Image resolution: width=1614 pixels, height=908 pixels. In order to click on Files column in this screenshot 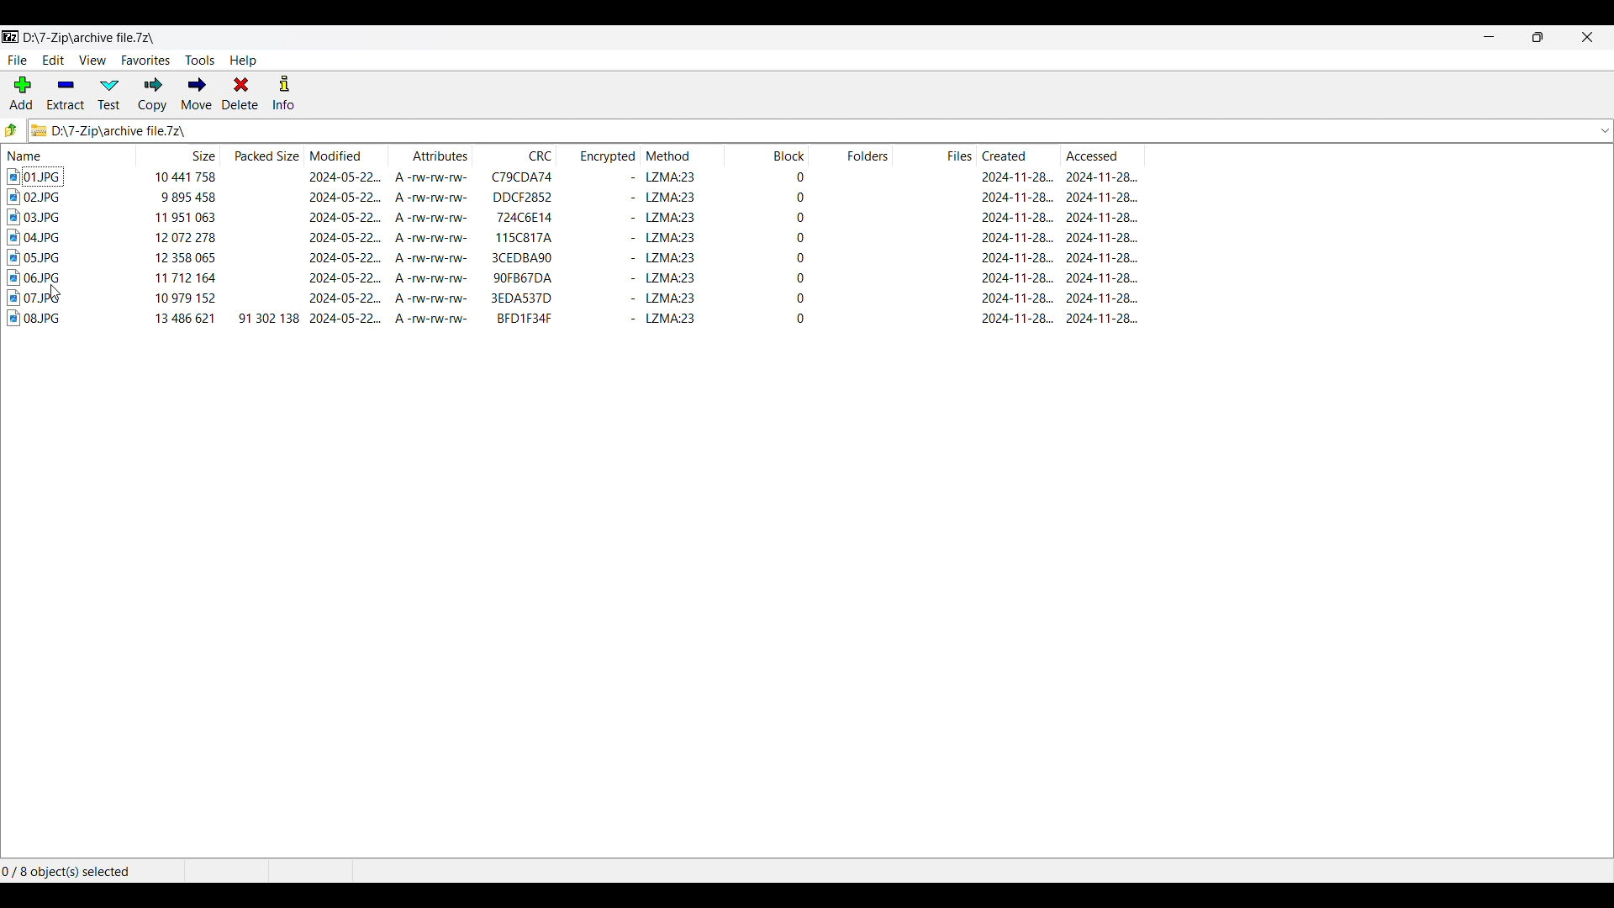, I will do `click(935, 155)`.